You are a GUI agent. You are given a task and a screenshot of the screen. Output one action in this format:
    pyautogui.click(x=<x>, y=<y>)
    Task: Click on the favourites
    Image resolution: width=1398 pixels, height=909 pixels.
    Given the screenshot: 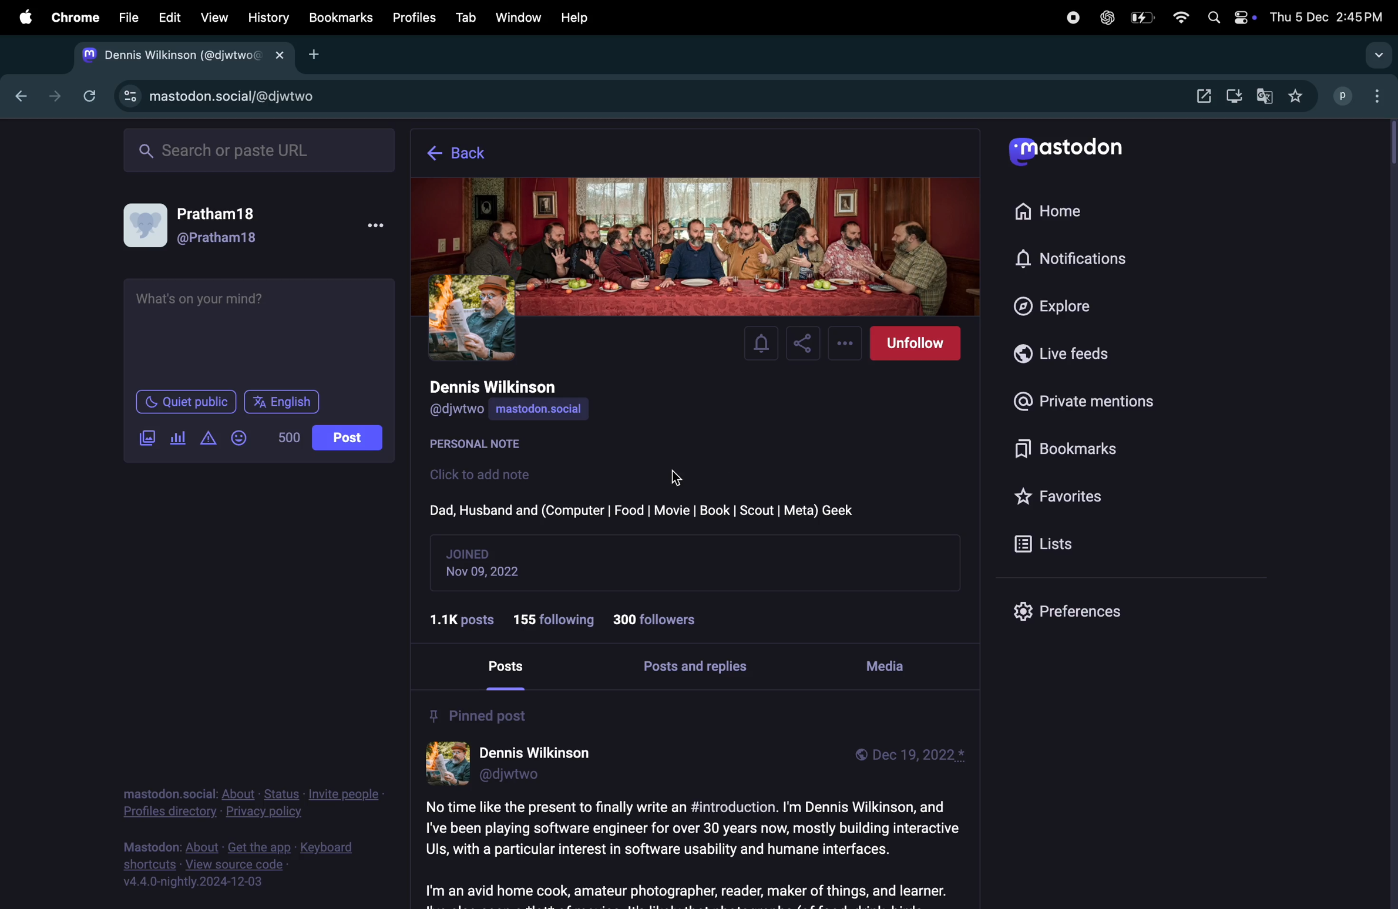 What is the action you would take?
    pyautogui.click(x=1302, y=96)
    